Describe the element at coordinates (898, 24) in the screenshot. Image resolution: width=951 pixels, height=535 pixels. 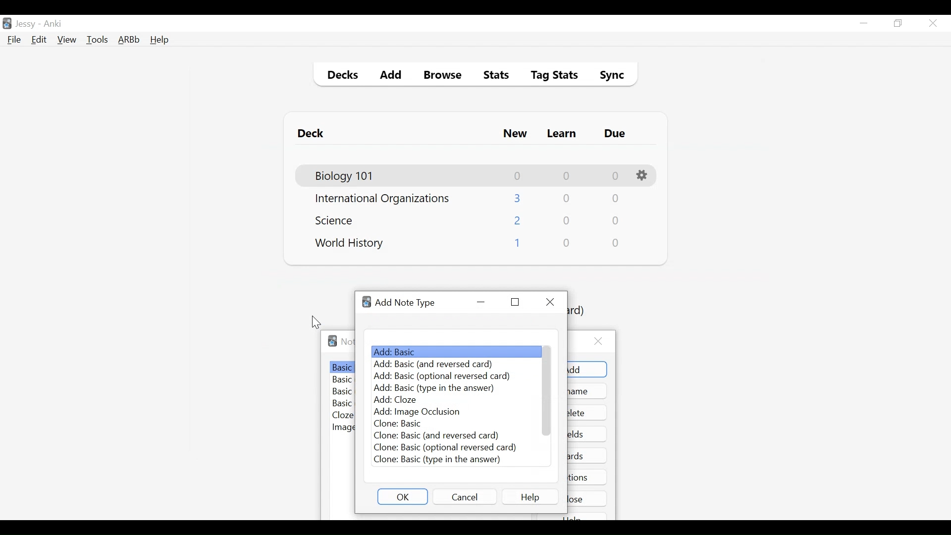
I see `Restore` at that location.